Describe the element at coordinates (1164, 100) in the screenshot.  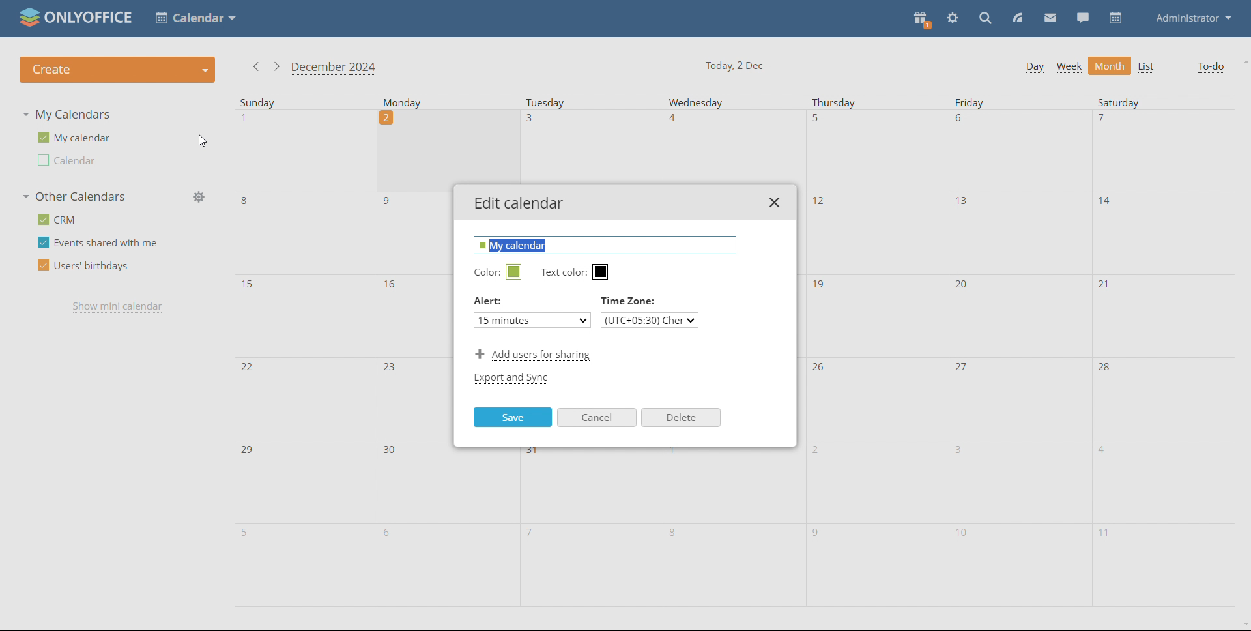
I see `saturday` at that location.